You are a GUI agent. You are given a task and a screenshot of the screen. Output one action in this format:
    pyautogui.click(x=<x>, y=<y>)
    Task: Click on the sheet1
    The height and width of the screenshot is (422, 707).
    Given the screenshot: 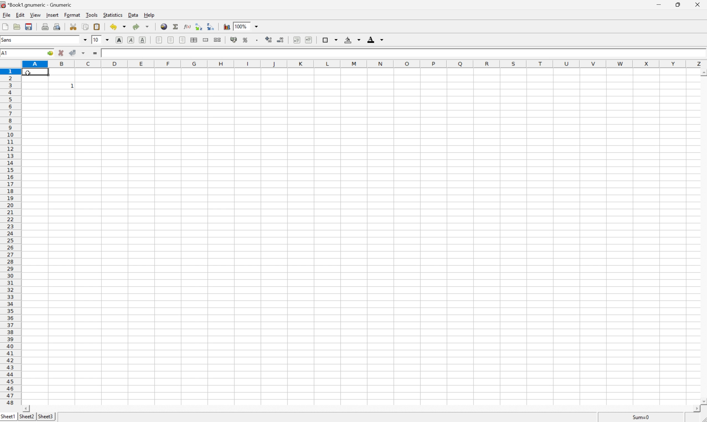 What is the action you would take?
    pyautogui.click(x=8, y=418)
    